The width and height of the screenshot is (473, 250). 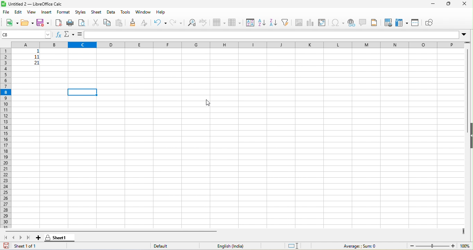 I want to click on comments, so click(x=367, y=22).